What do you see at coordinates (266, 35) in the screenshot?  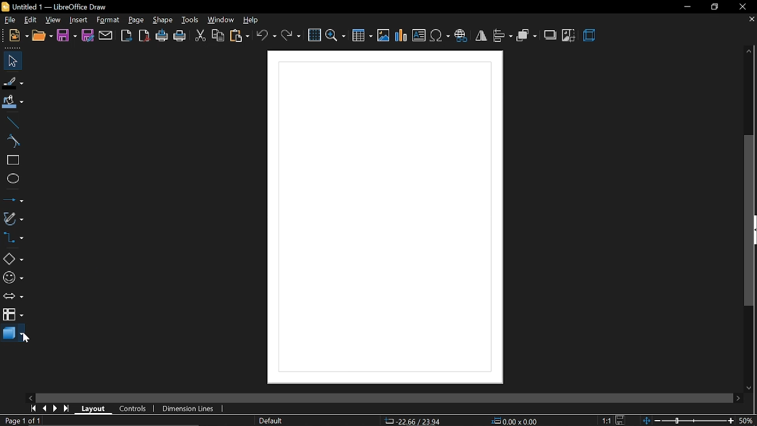 I see `undo` at bounding box center [266, 35].